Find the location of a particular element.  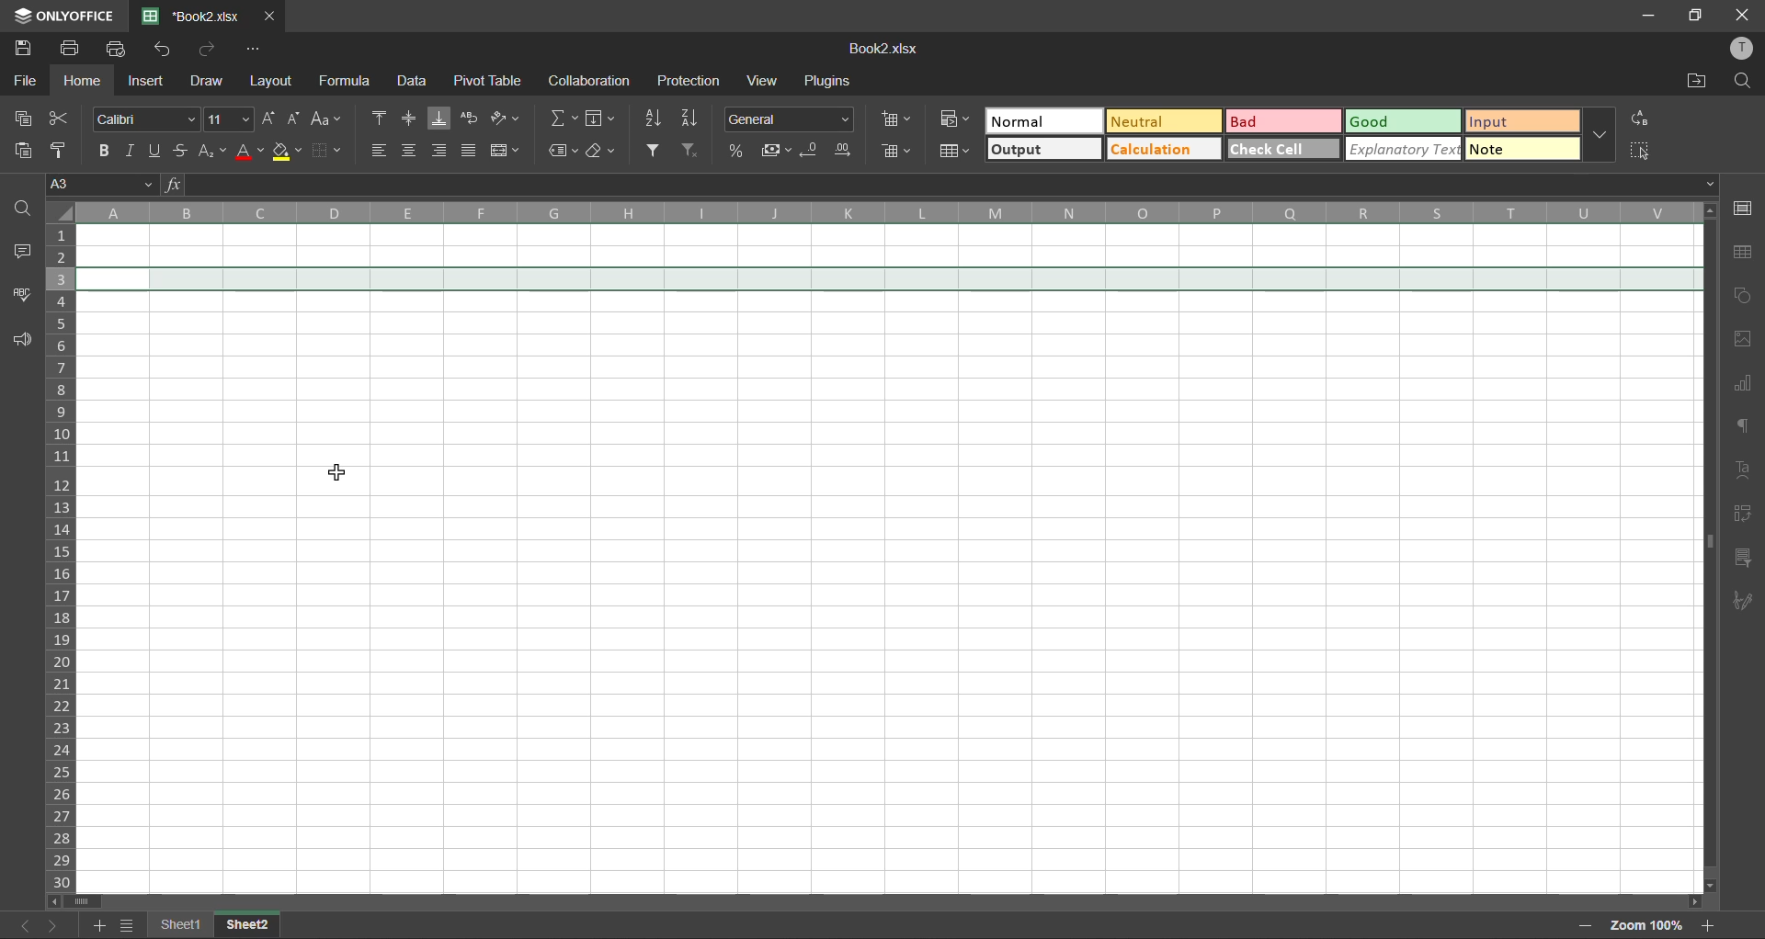

named ranges is located at coordinates (562, 150).